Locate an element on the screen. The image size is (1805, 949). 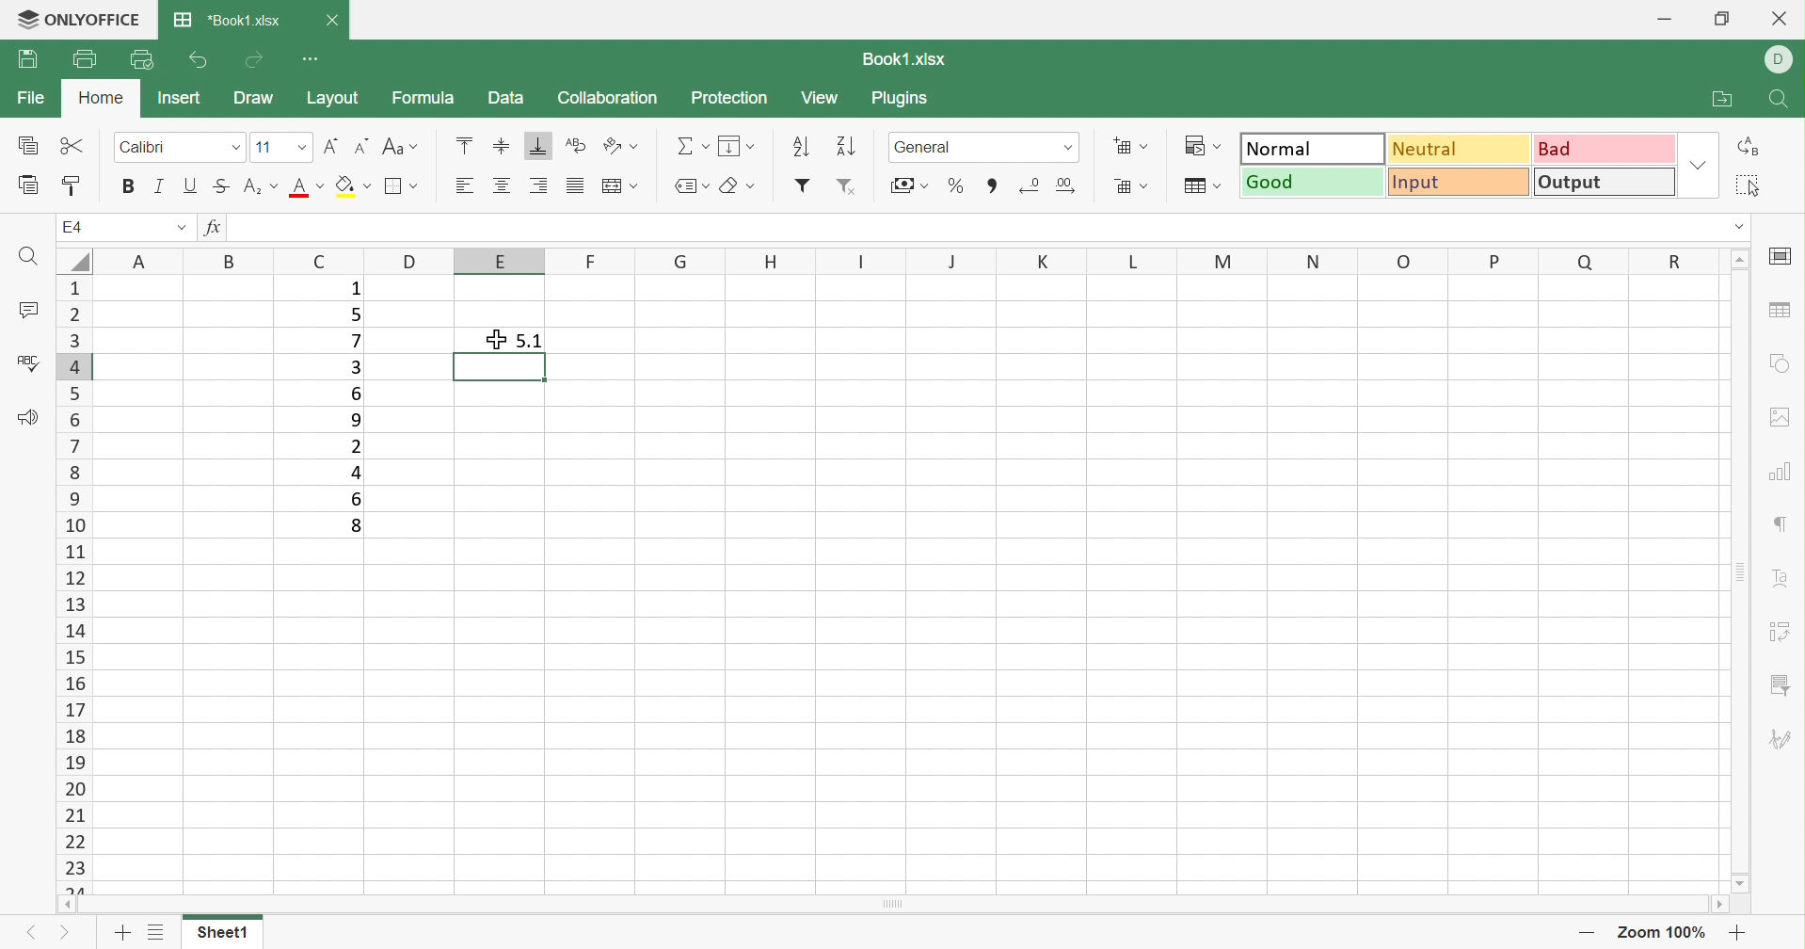
Bold is located at coordinates (126, 188).